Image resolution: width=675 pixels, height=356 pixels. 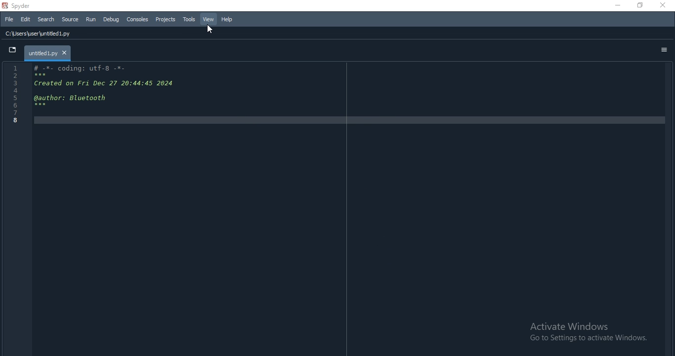 What do you see at coordinates (13, 51) in the screenshot?
I see `dropdown` at bounding box center [13, 51].